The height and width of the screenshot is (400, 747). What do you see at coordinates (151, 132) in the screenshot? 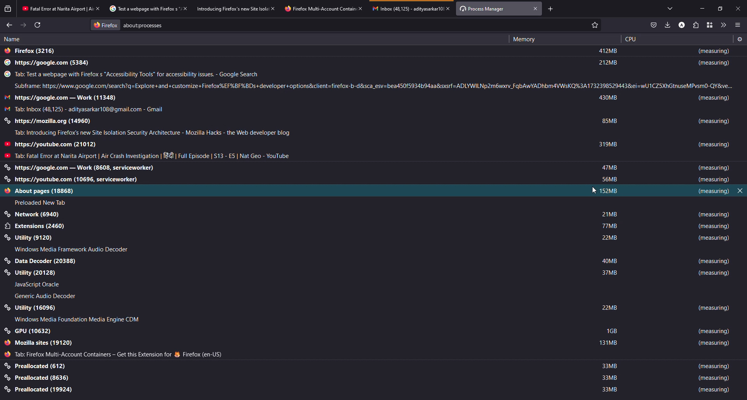
I see `Tab: Introducing Firefox's new site location security architecture - Mozilla hacks the web developer blog` at bounding box center [151, 132].